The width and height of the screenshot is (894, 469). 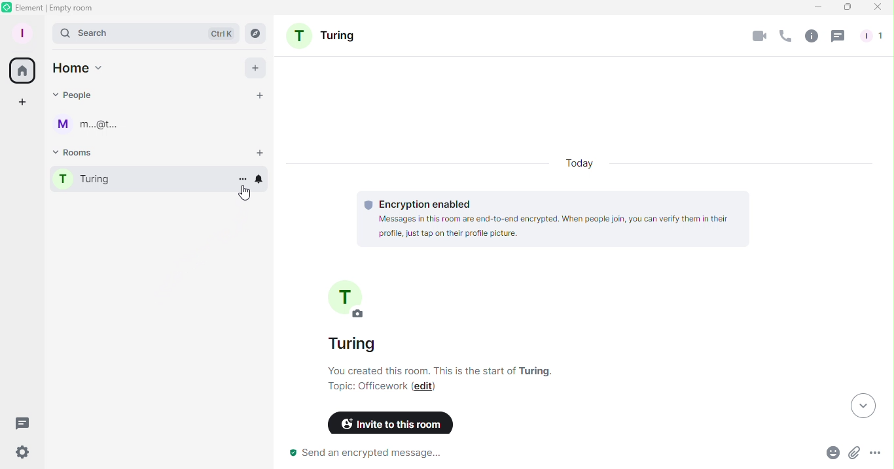 What do you see at coordinates (257, 67) in the screenshot?
I see `Add` at bounding box center [257, 67].